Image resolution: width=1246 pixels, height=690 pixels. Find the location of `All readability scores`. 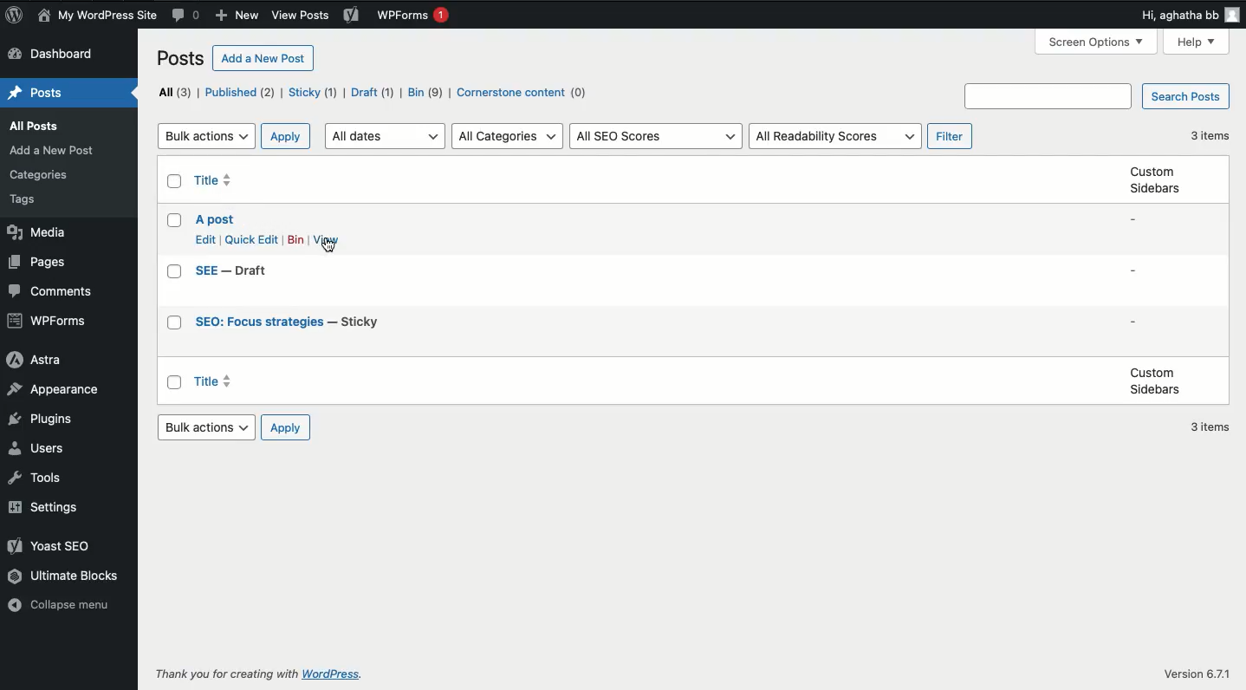

All readability scores is located at coordinates (834, 137).